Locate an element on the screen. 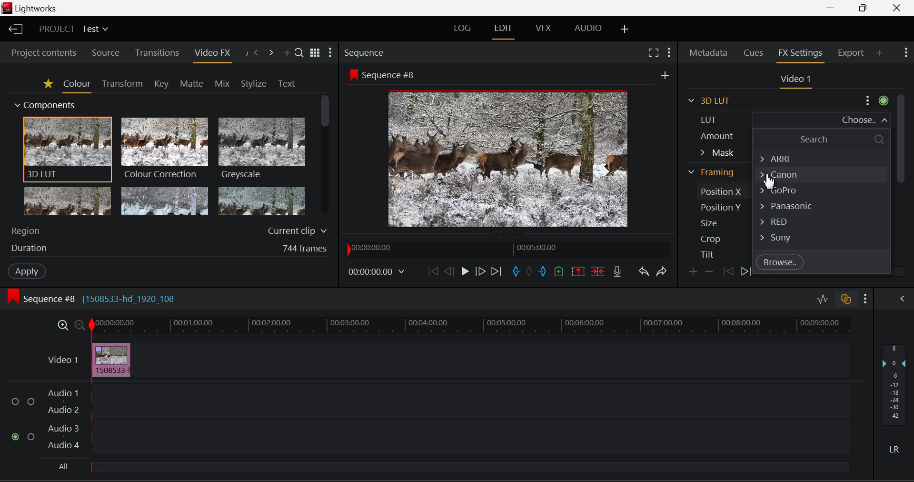 Image resolution: width=914 pixels, height=482 pixels. Project Timeline is located at coordinates (472, 326).